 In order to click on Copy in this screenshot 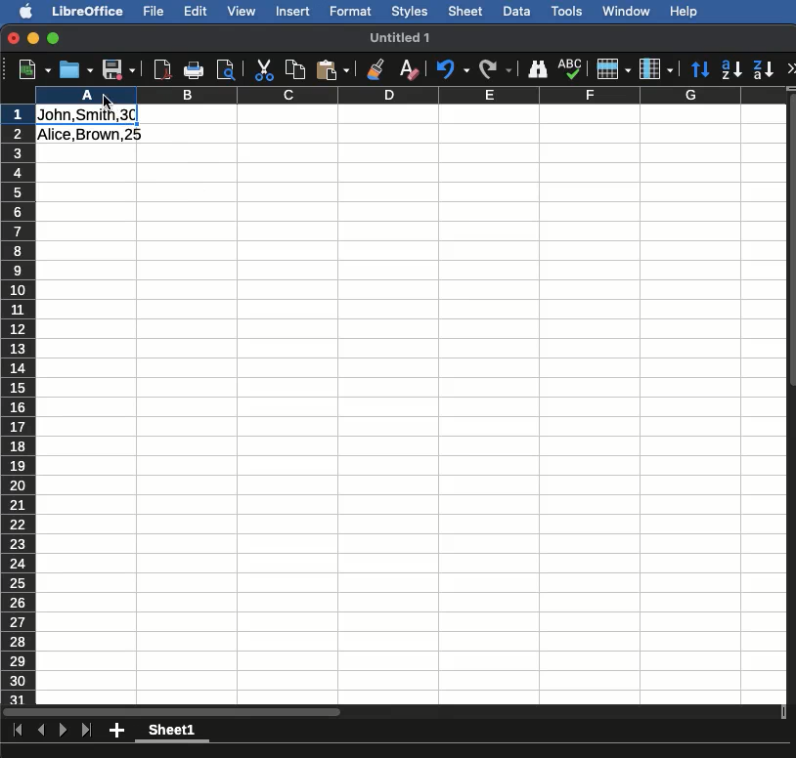, I will do `click(298, 67)`.